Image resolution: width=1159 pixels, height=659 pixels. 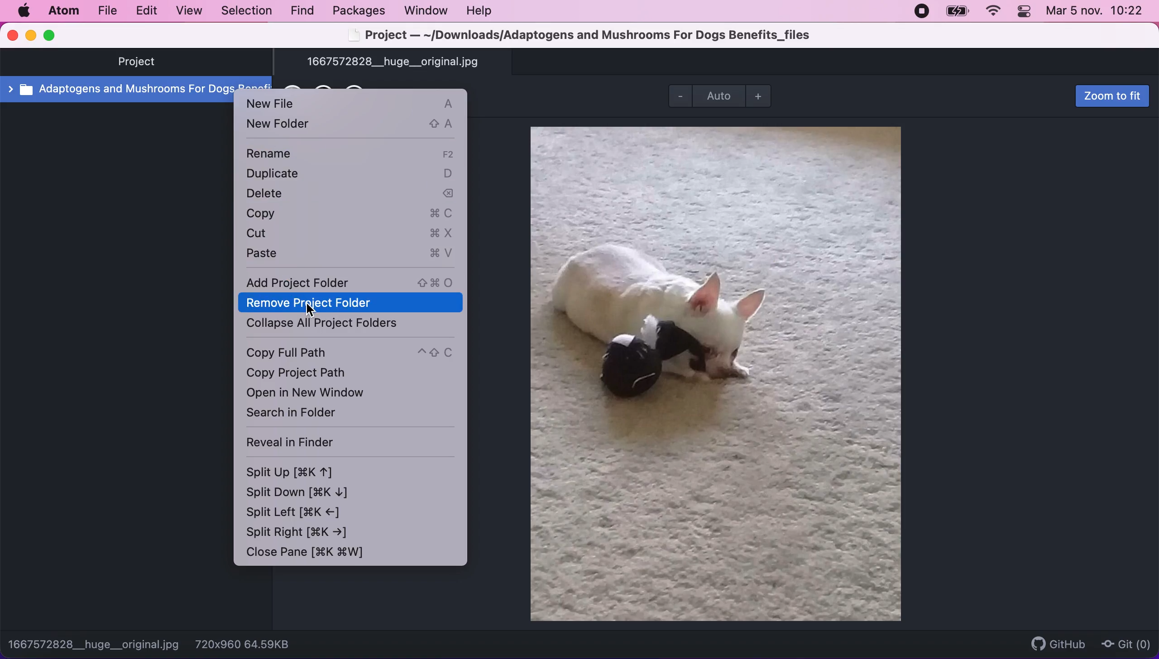 What do you see at coordinates (720, 374) in the screenshot?
I see `file image` at bounding box center [720, 374].